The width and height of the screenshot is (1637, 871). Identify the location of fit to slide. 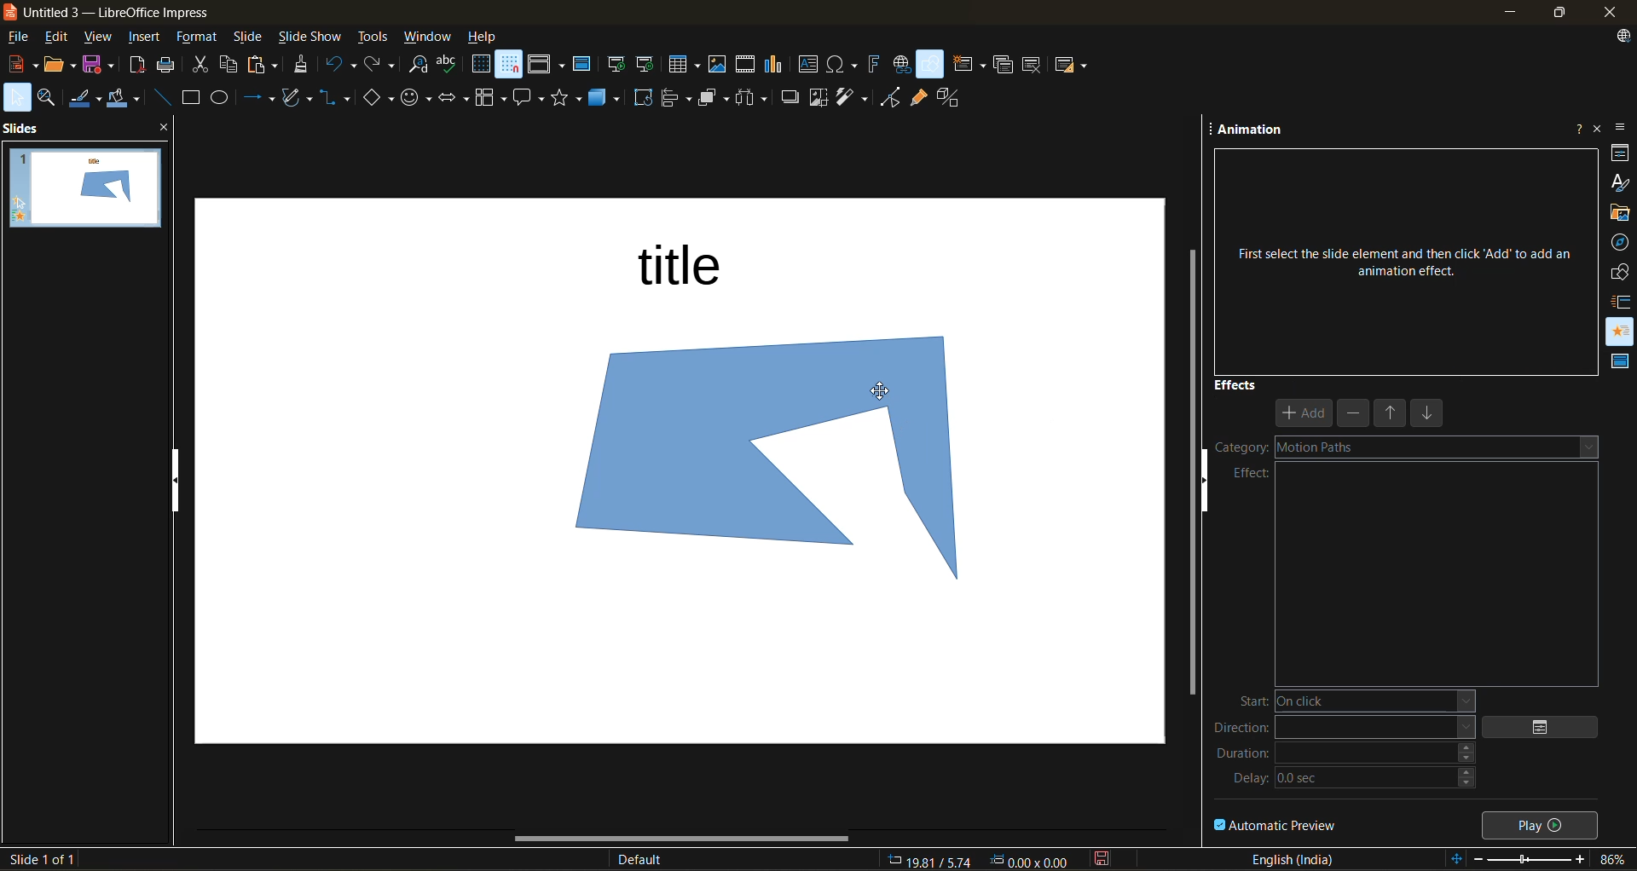
(1453, 857).